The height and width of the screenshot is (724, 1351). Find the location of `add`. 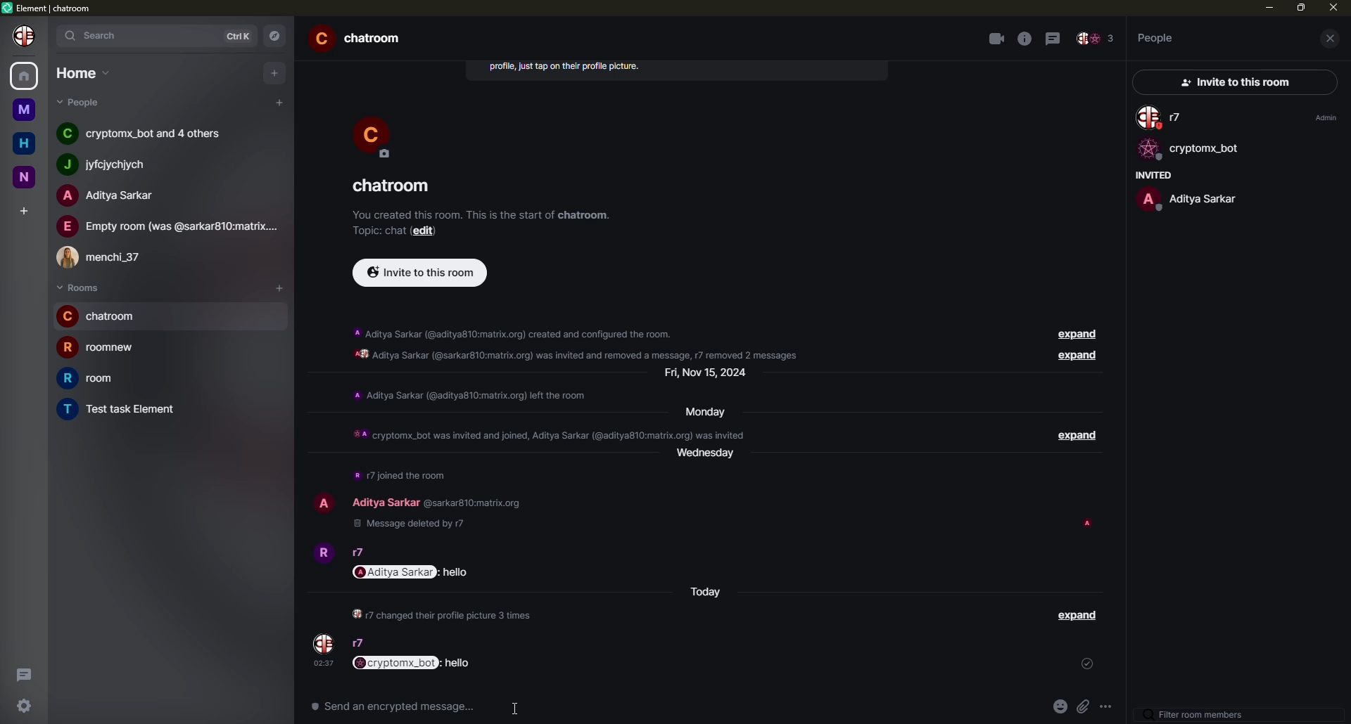

add is located at coordinates (279, 102).